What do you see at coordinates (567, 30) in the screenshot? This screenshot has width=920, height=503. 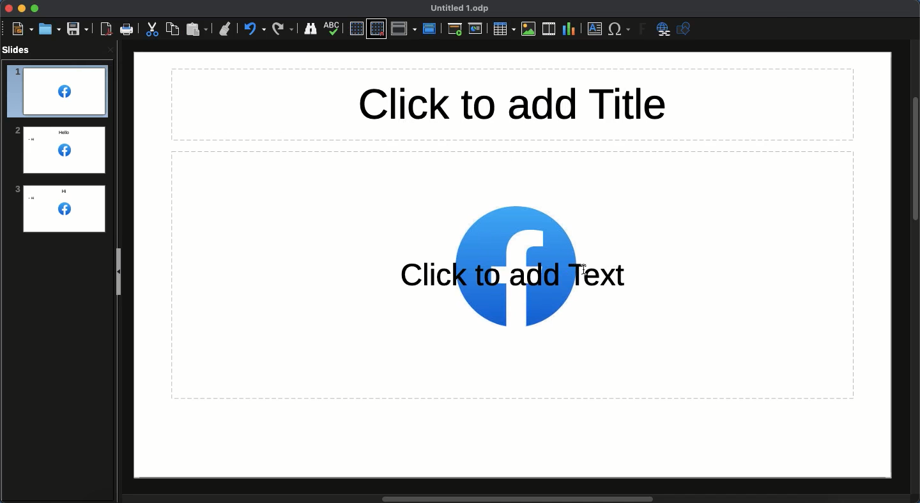 I see `Chart` at bounding box center [567, 30].